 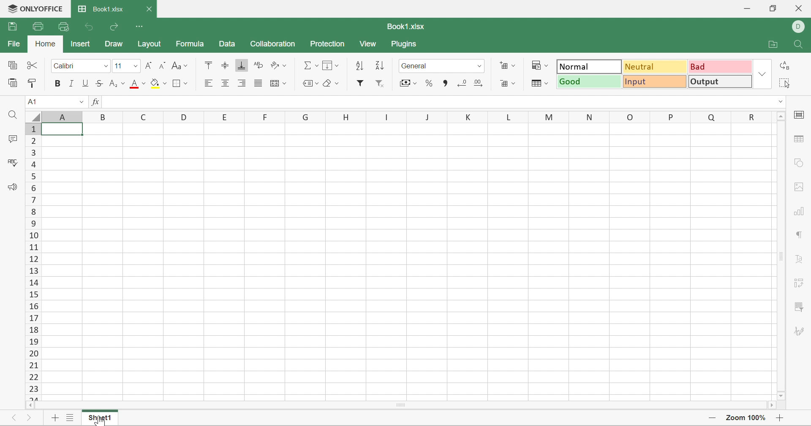 What do you see at coordinates (185, 117) in the screenshot?
I see `D` at bounding box center [185, 117].